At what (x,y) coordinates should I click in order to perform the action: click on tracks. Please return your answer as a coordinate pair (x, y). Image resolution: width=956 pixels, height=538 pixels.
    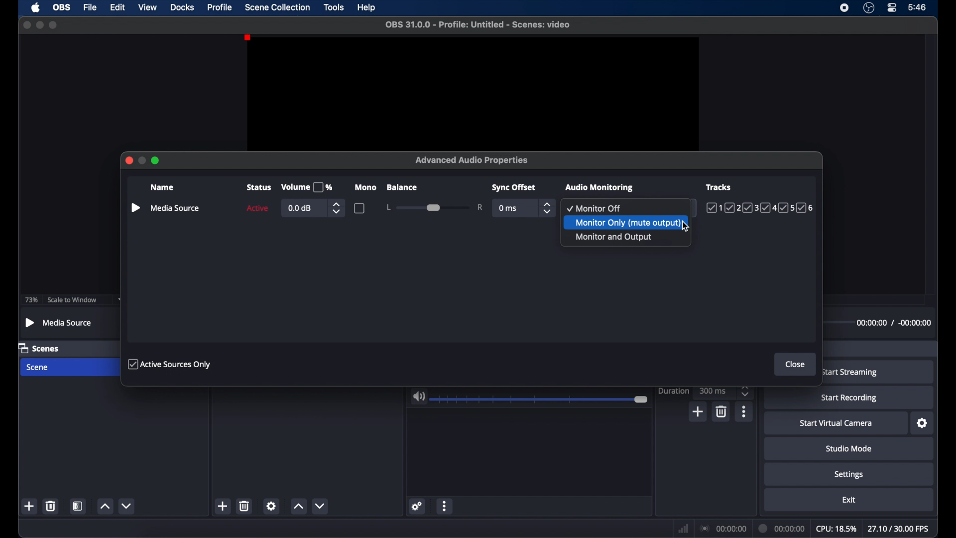
    Looking at the image, I should click on (761, 208).